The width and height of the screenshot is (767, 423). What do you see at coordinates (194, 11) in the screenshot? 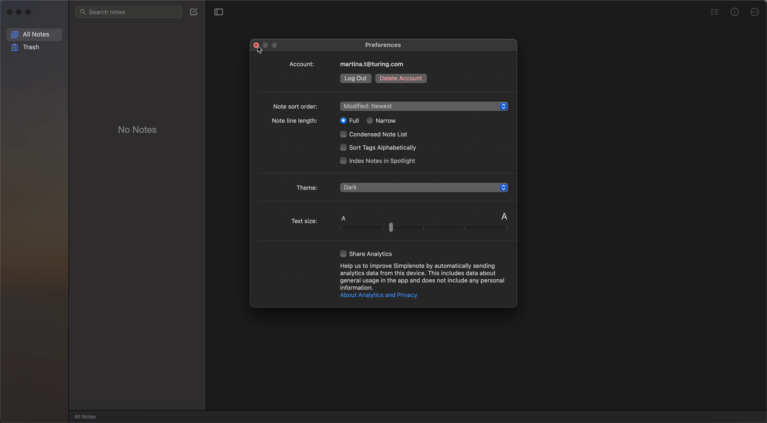
I see `create note` at bounding box center [194, 11].